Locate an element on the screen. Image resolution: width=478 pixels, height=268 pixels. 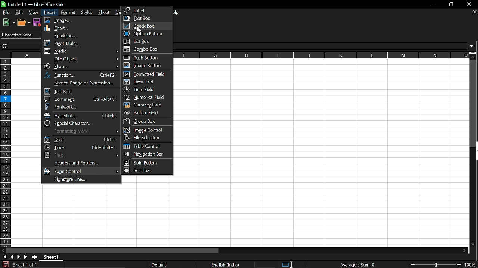
Styles is located at coordinates (88, 12).